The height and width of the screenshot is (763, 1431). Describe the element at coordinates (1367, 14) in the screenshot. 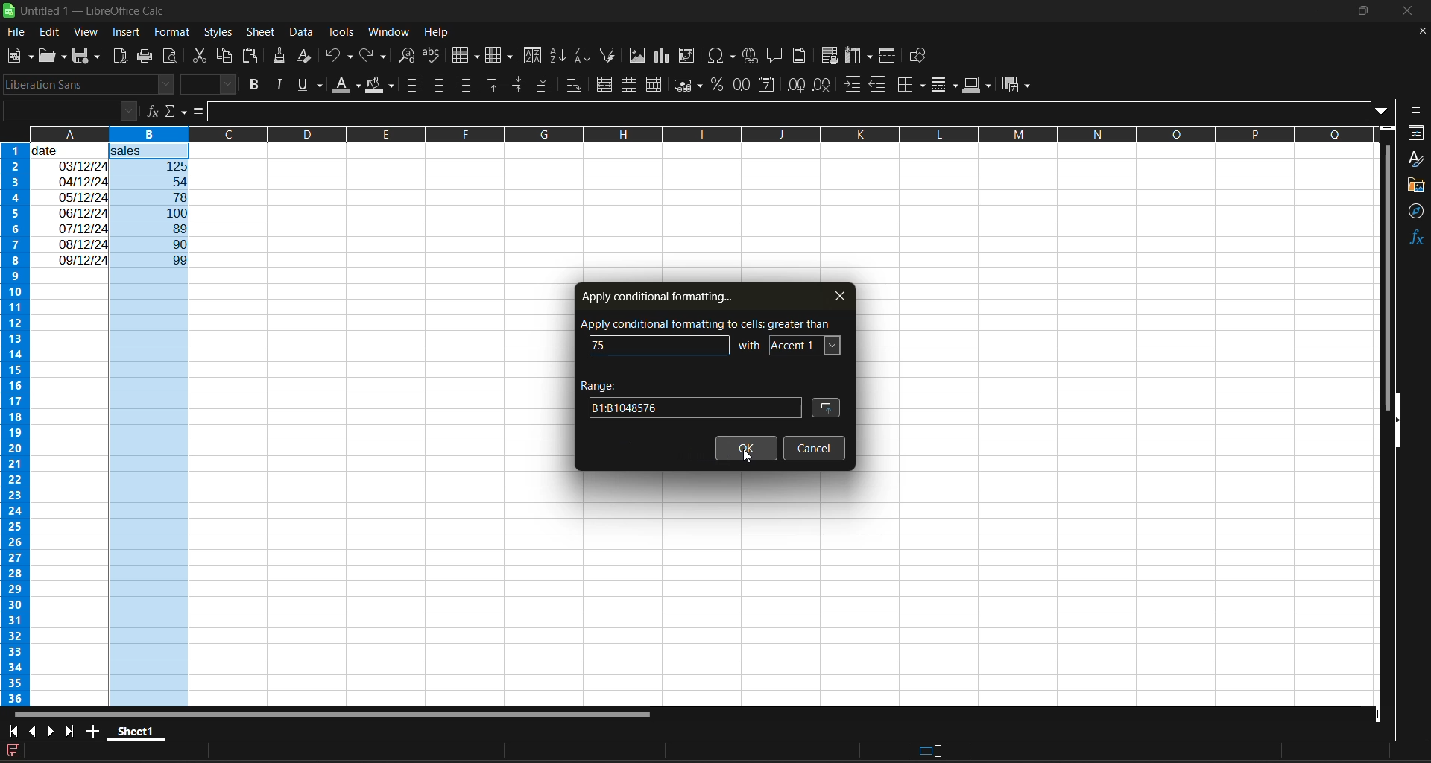

I see `maximize` at that location.